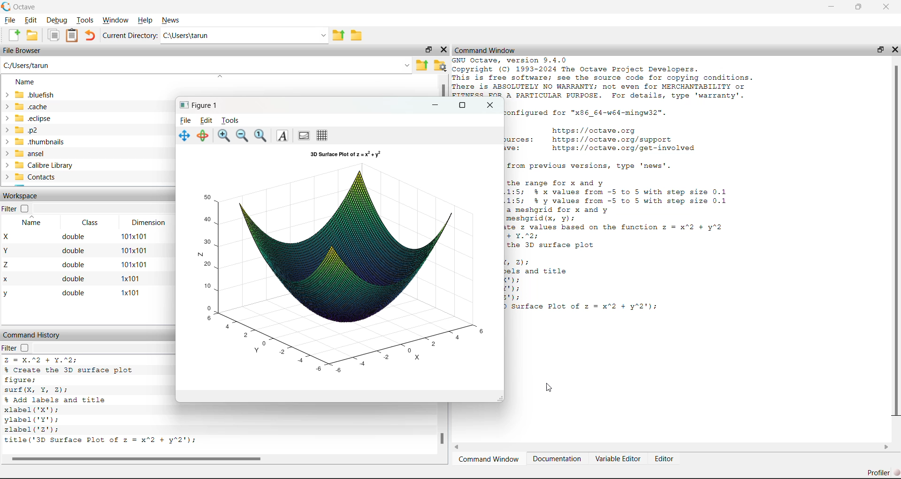 Image resolution: width=901 pixels, height=479 pixels. Describe the element at coordinates (358, 35) in the screenshot. I see `Folder` at that location.